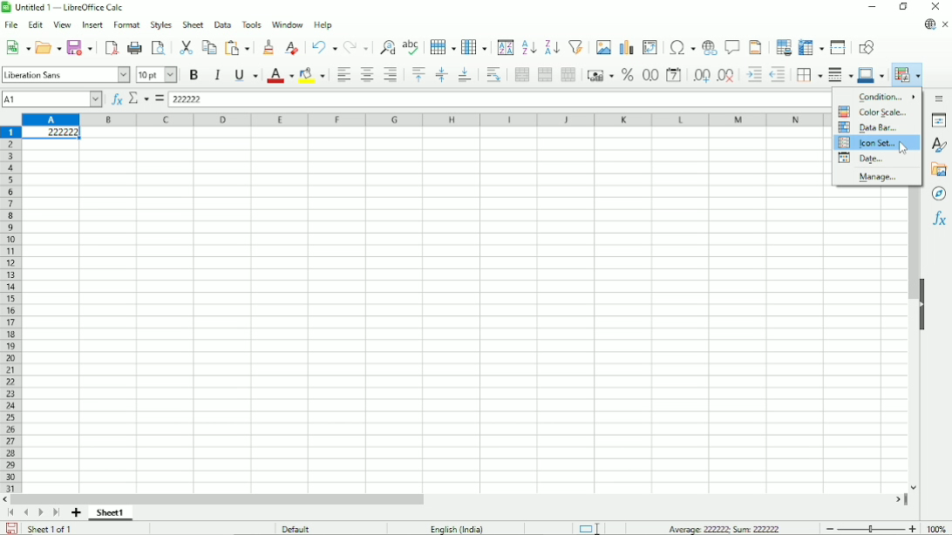 This screenshot has height=535, width=952. I want to click on Row headings, so click(10, 309).